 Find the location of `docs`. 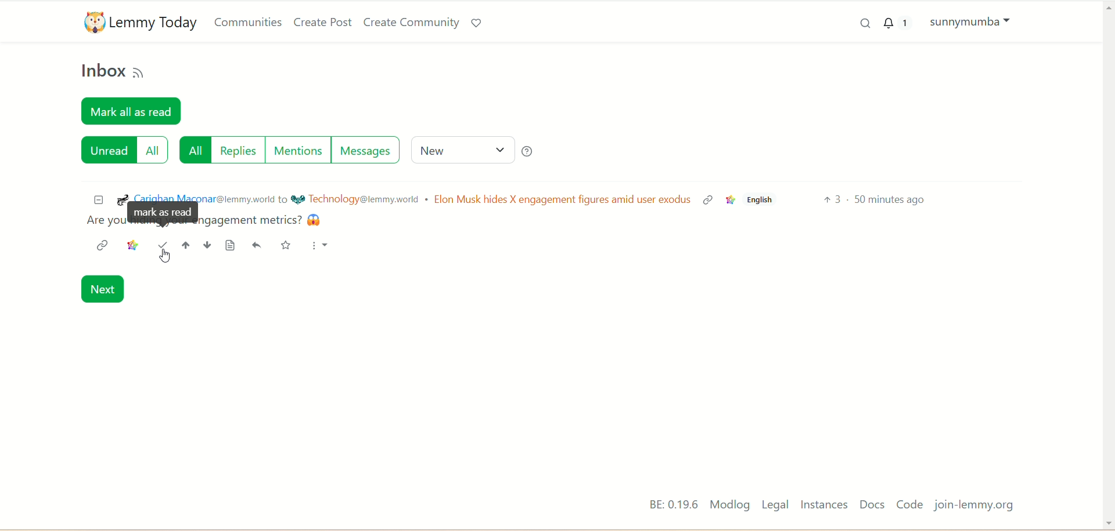

docs is located at coordinates (871, 505).